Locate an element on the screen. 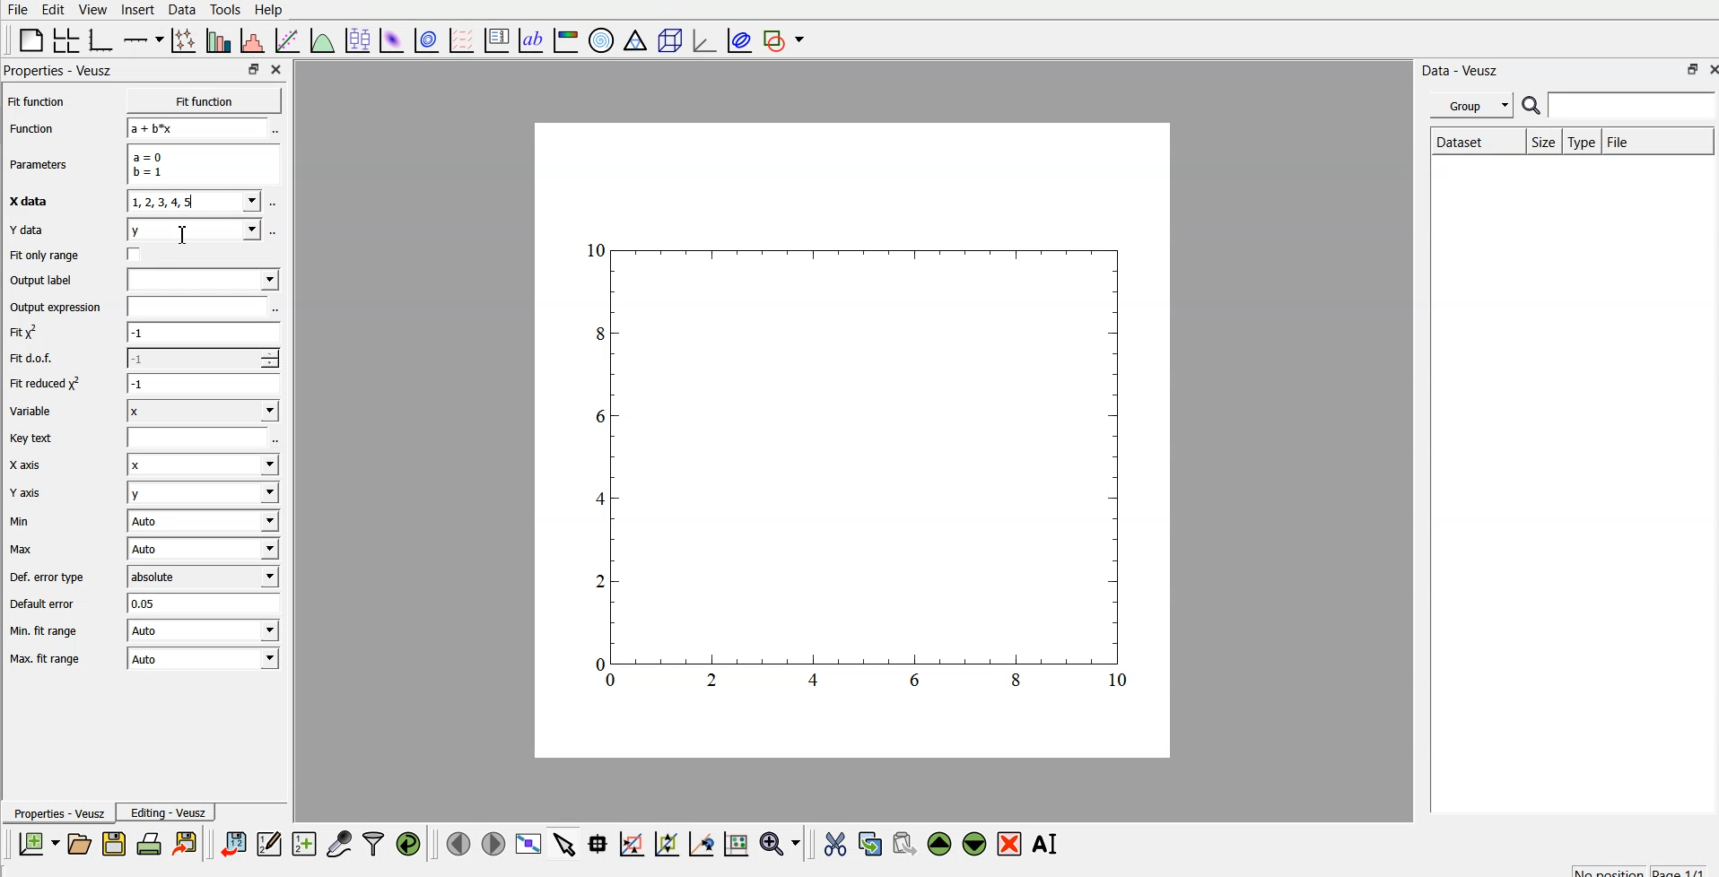  insert is located at coordinates (135, 9).